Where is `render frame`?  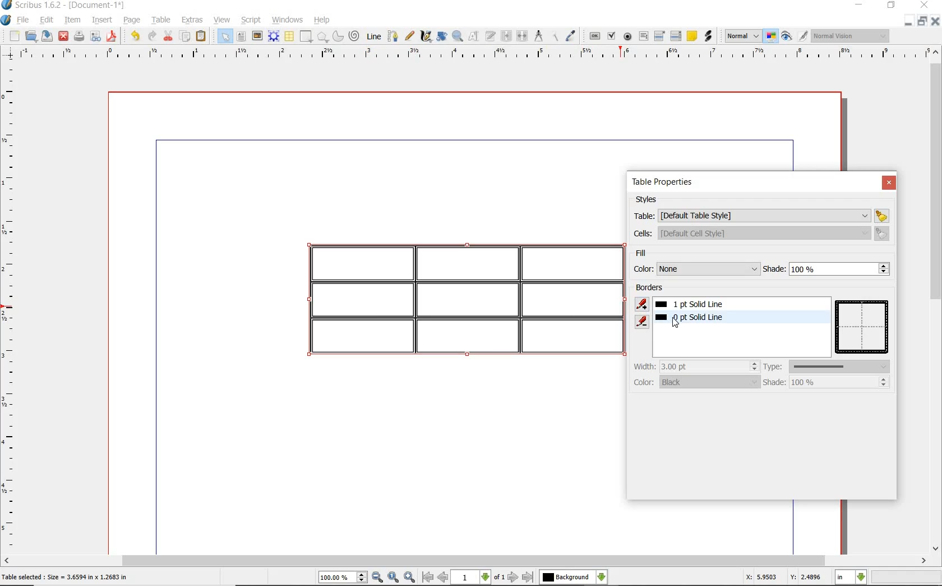
render frame is located at coordinates (274, 37).